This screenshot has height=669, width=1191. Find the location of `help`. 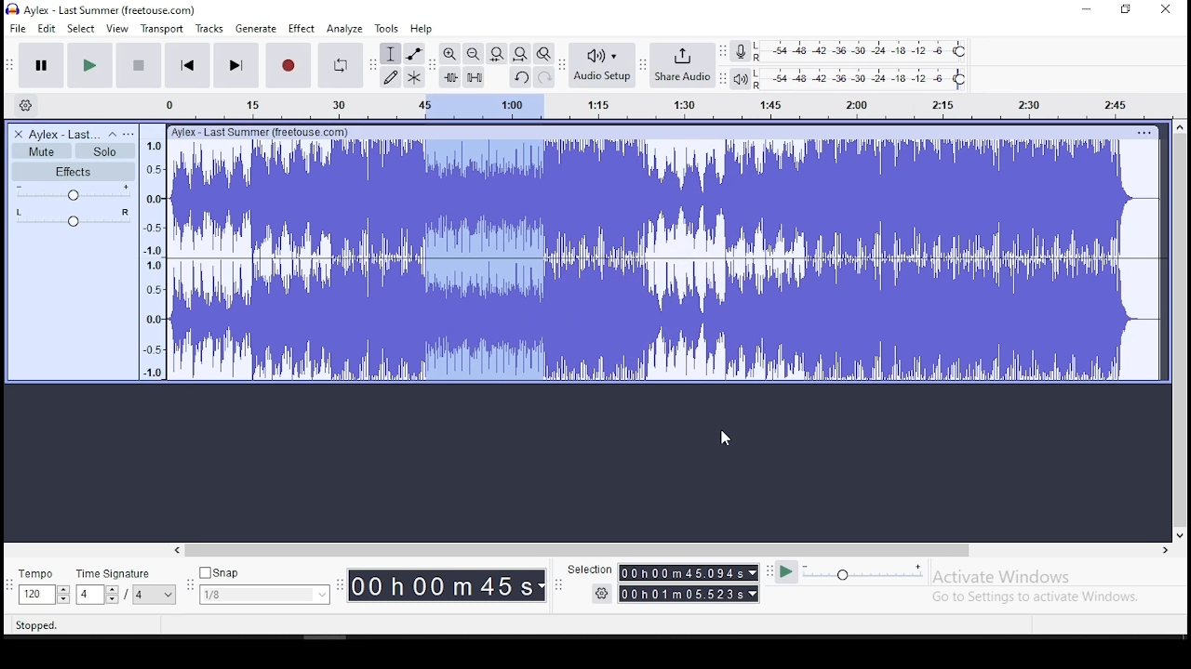

help is located at coordinates (421, 29).